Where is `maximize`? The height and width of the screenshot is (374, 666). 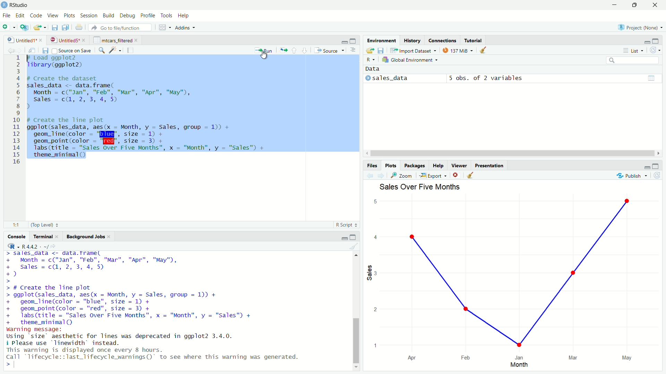 maximize is located at coordinates (354, 41).